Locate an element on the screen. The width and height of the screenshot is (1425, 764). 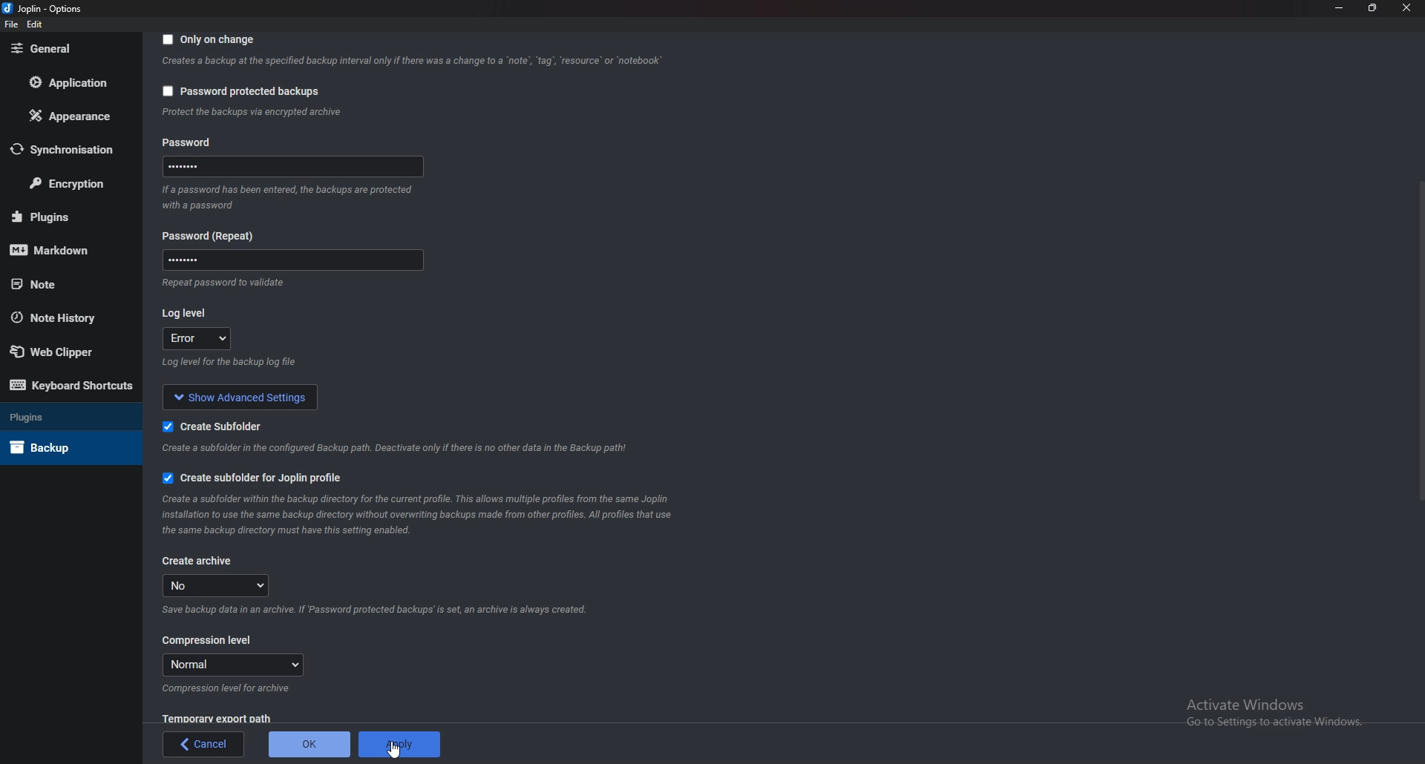
Info is located at coordinates (381, 609).